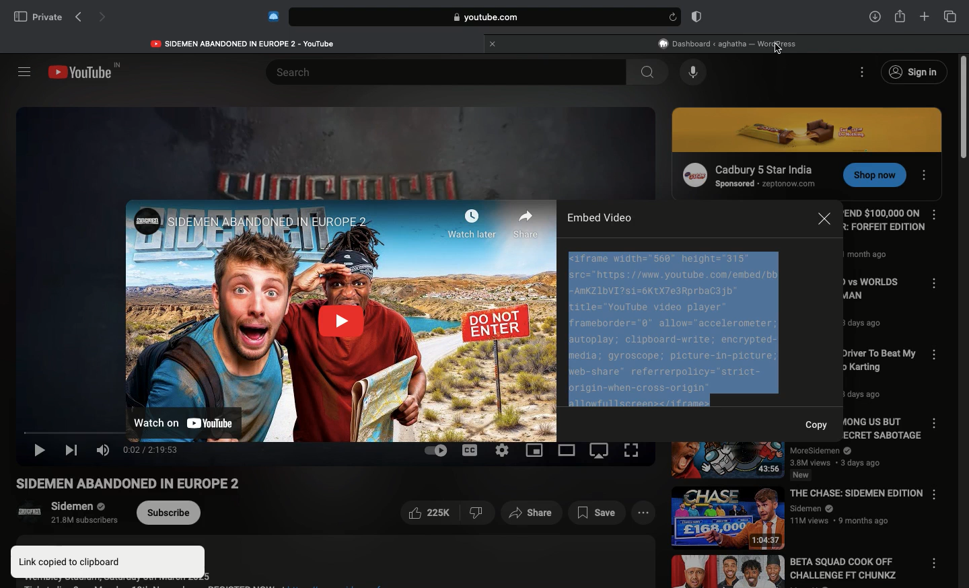 This screenshot has height=588, width=969. Describe the element at coordinates (927, 172) in the screenshot. I see `Options` at that location.